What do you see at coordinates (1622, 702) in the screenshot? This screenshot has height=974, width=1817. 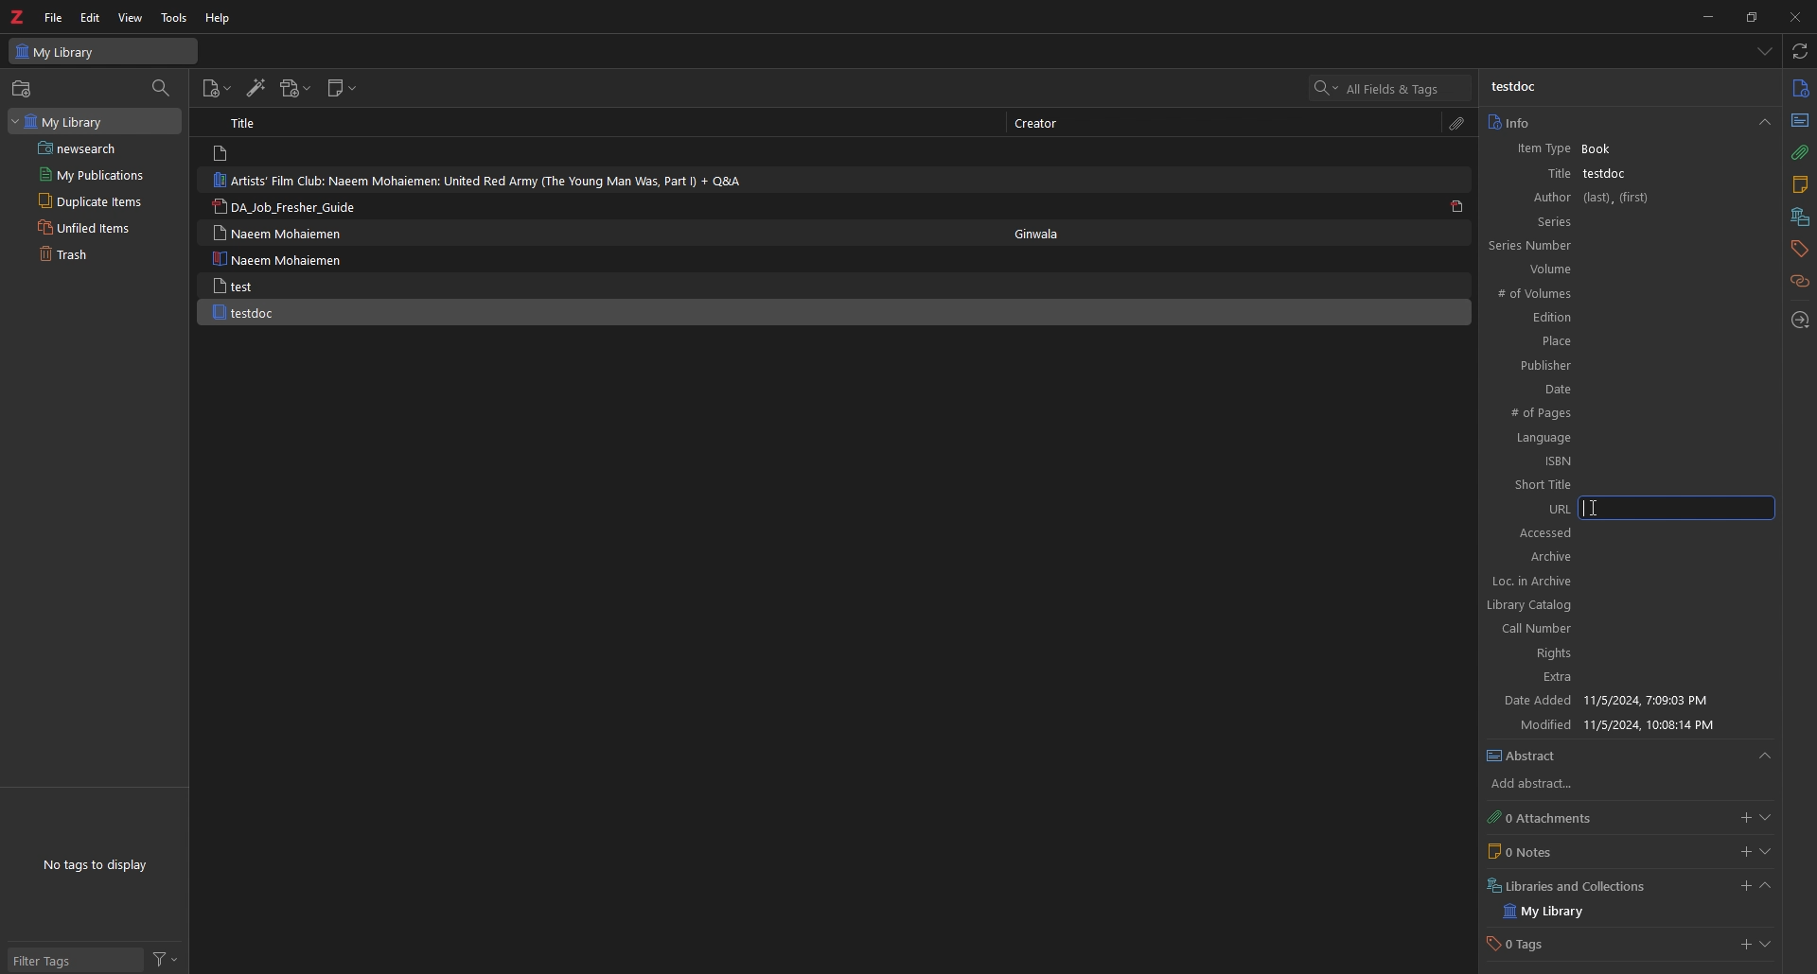 I see `Date Added 11/5/2024, 7:09:03 PM` at bounding box center [1622, 702].